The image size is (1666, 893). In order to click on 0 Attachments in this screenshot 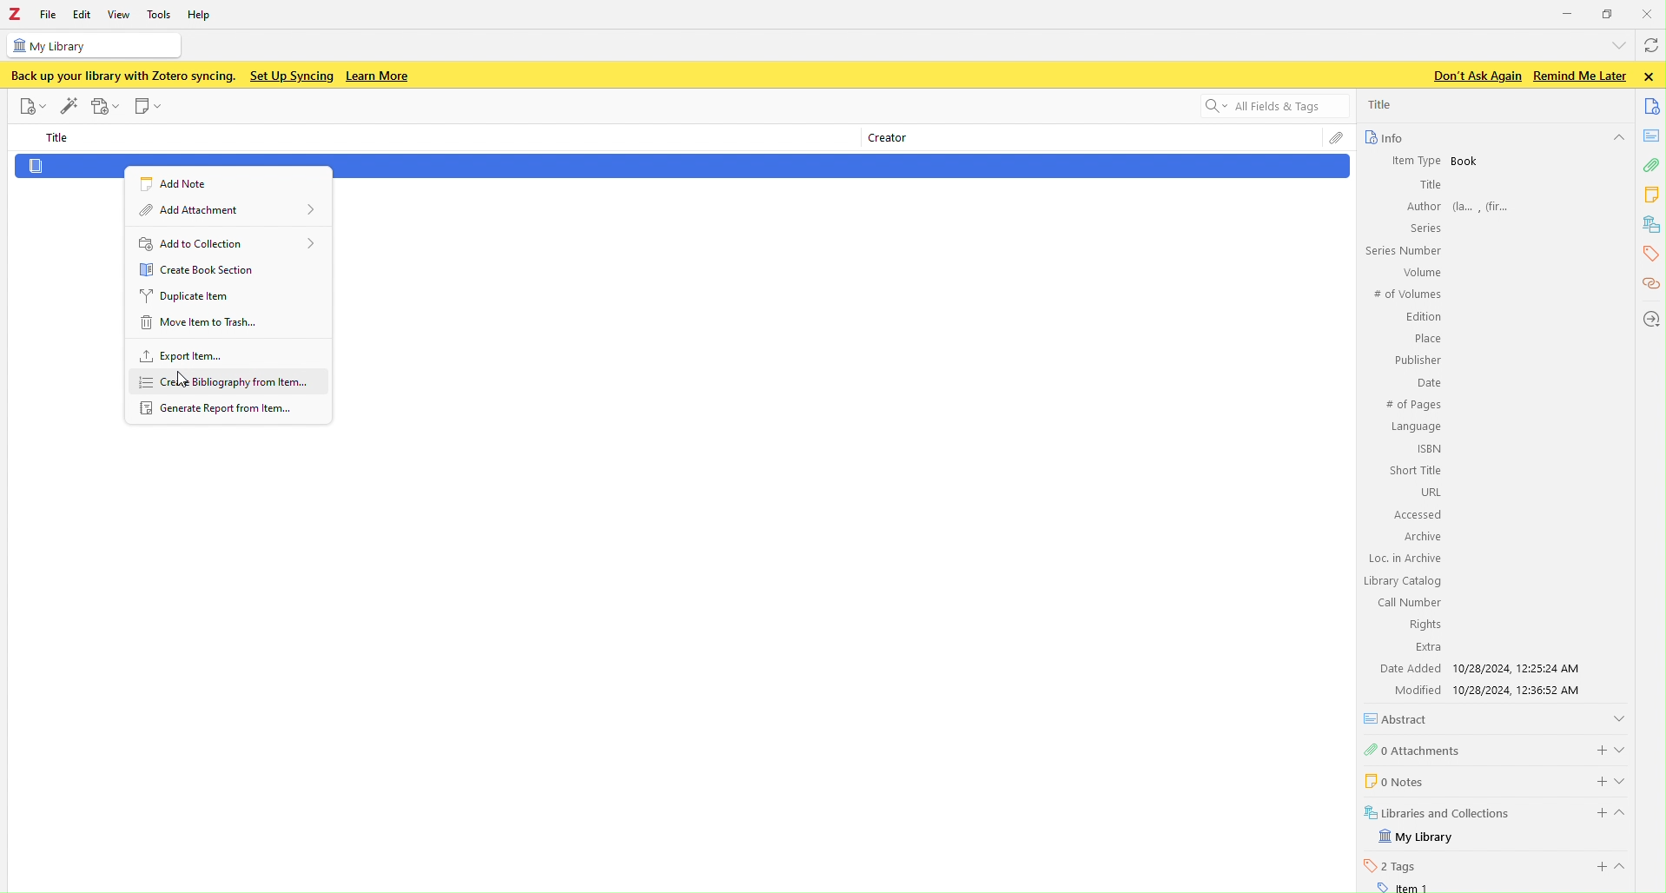, I will do `click(1414, 749)`.